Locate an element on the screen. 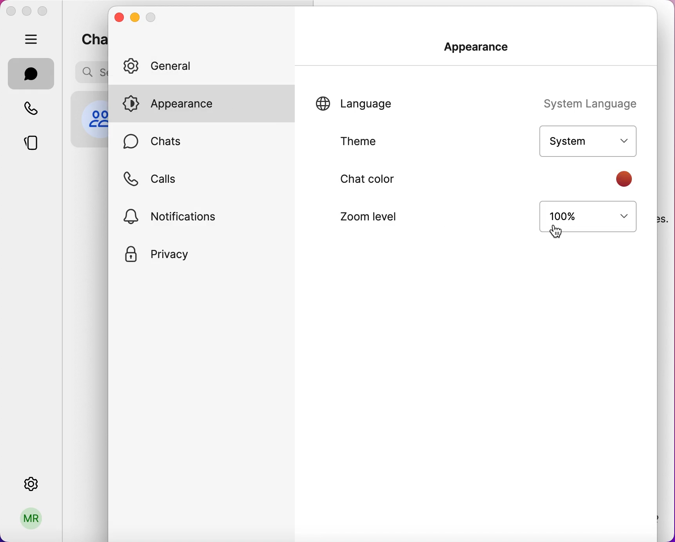 The image size is (675, 542). chats is located at coordinates (161, 142).